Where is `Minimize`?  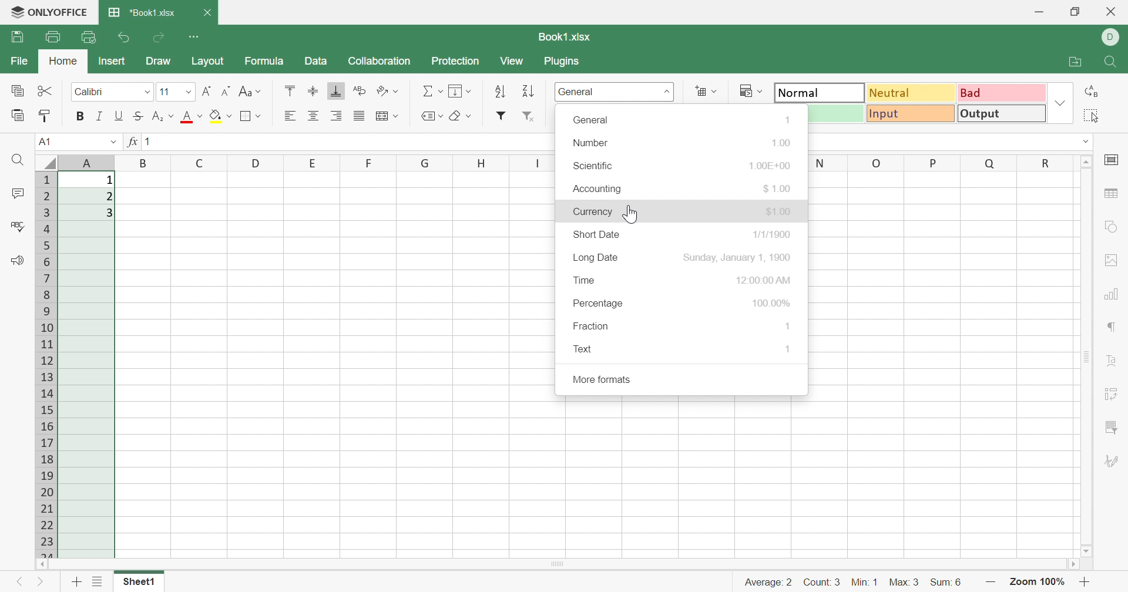 Minimize is located at coordinates (1039, 14).